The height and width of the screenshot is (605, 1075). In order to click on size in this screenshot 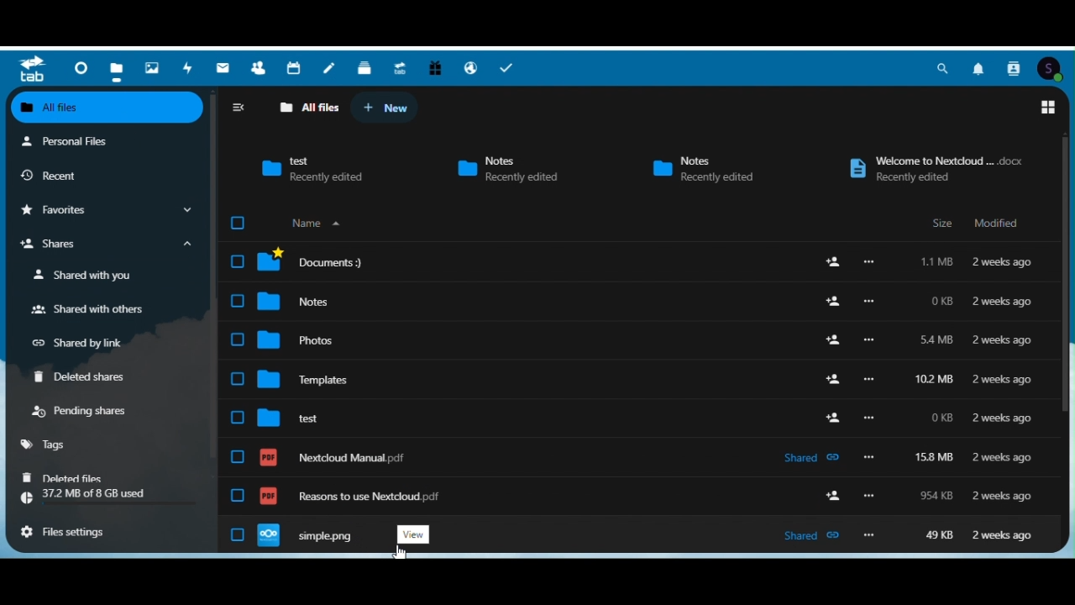, I will do `click(936, 495)`.